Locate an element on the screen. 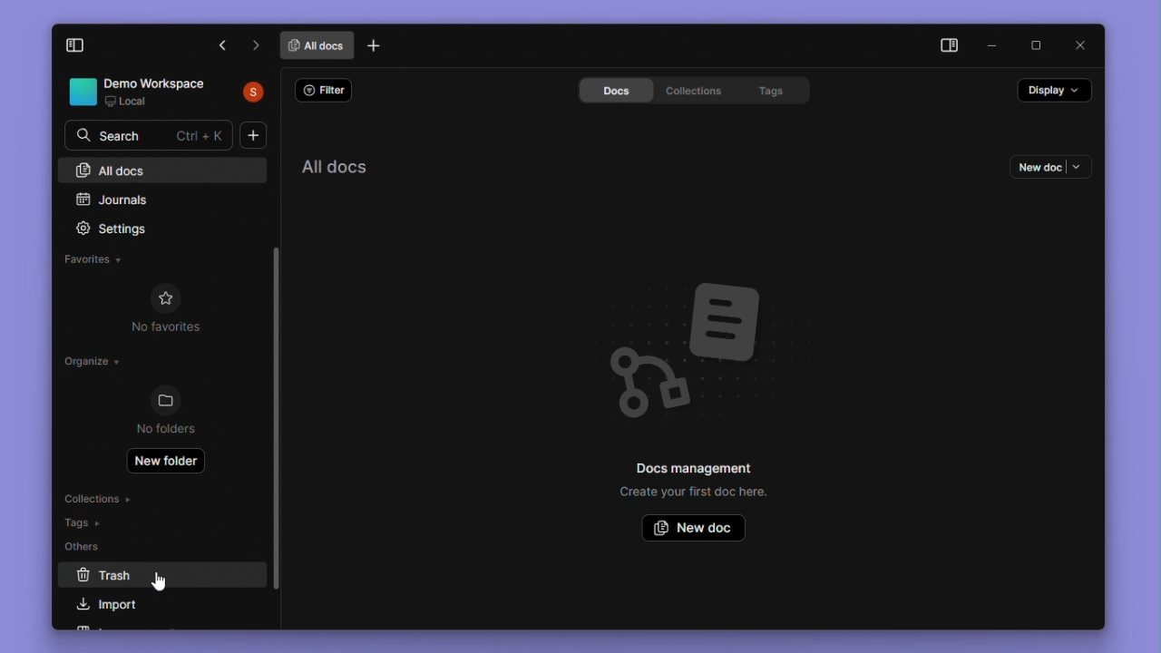  Tags is located at coordinates (89, 522).